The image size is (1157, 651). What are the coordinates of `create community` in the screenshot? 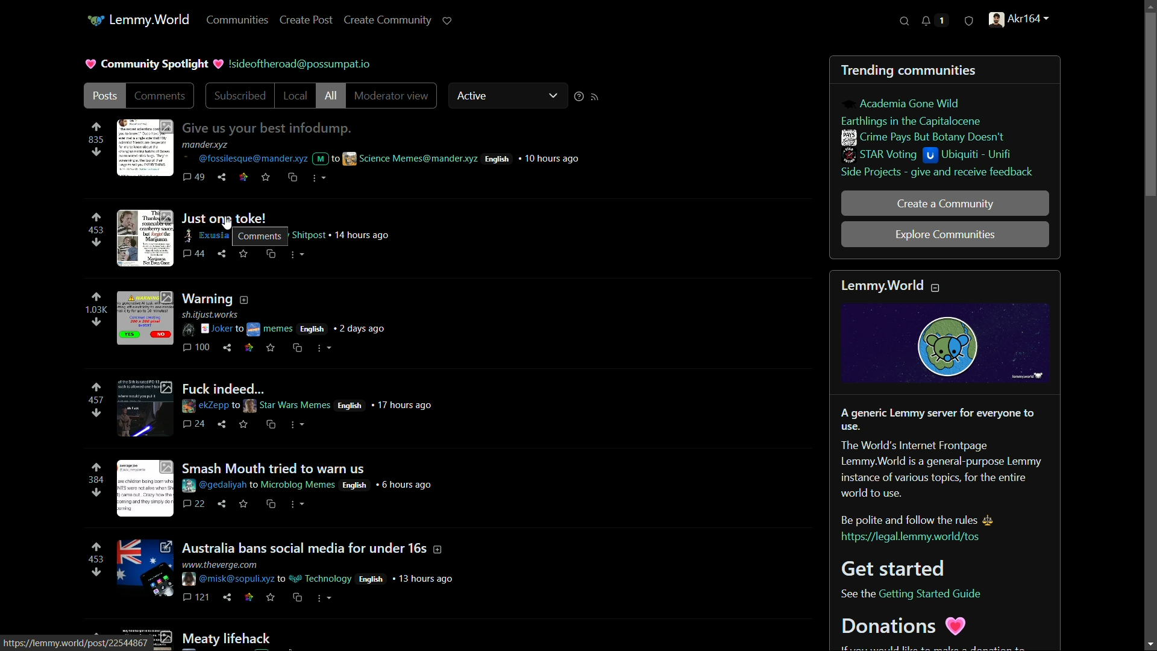 It's located at (388, 21).